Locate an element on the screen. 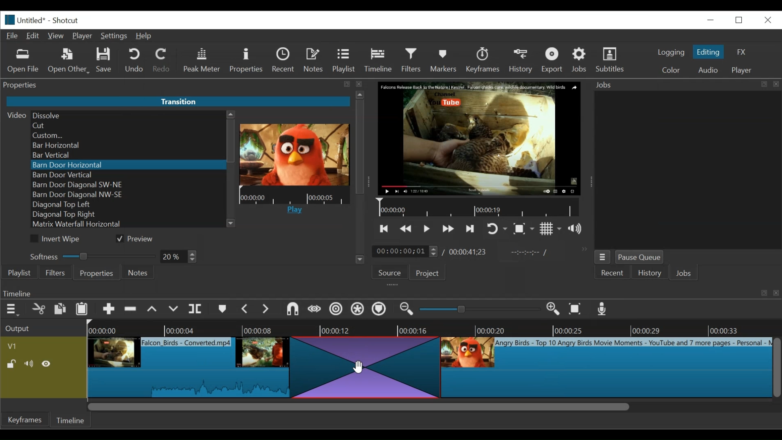 The image size is (782, 440). Append is located at coordinates (109, 309).